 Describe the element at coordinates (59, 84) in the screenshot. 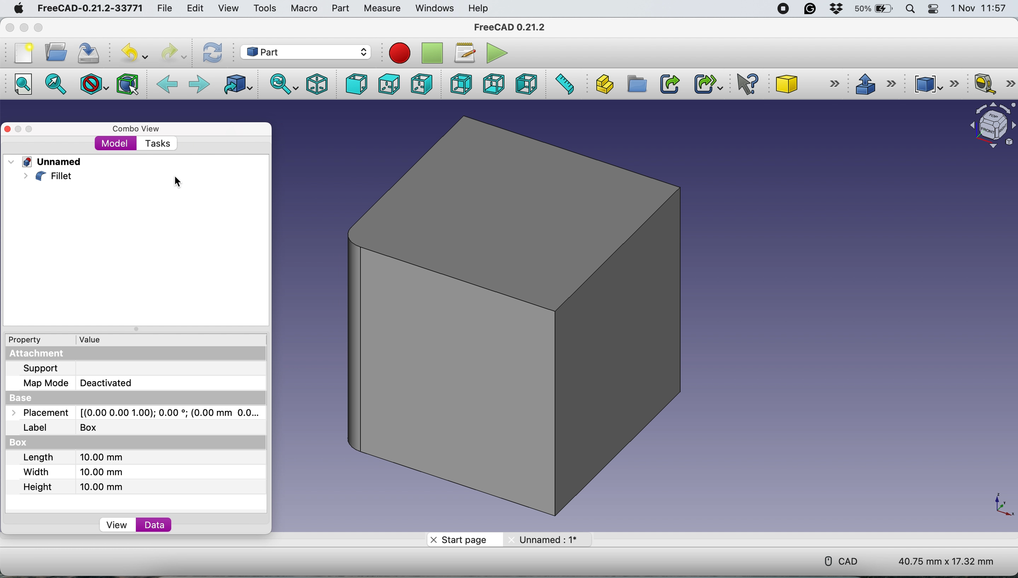

I see `fit all selection` at that location.